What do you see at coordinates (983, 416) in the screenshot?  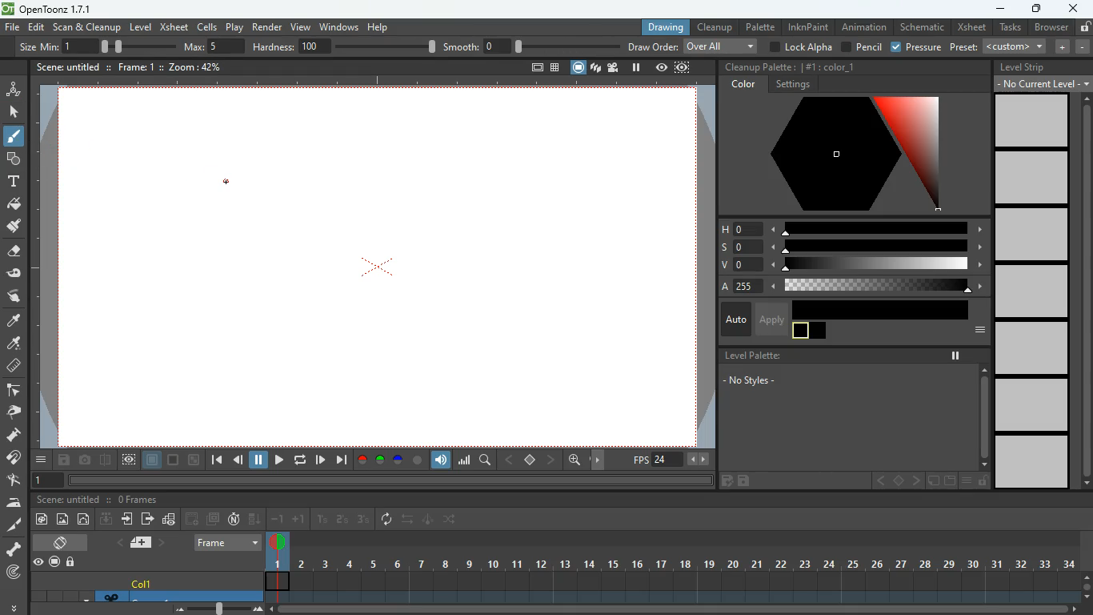 I see `scroll` at bounding box center [983, 416].